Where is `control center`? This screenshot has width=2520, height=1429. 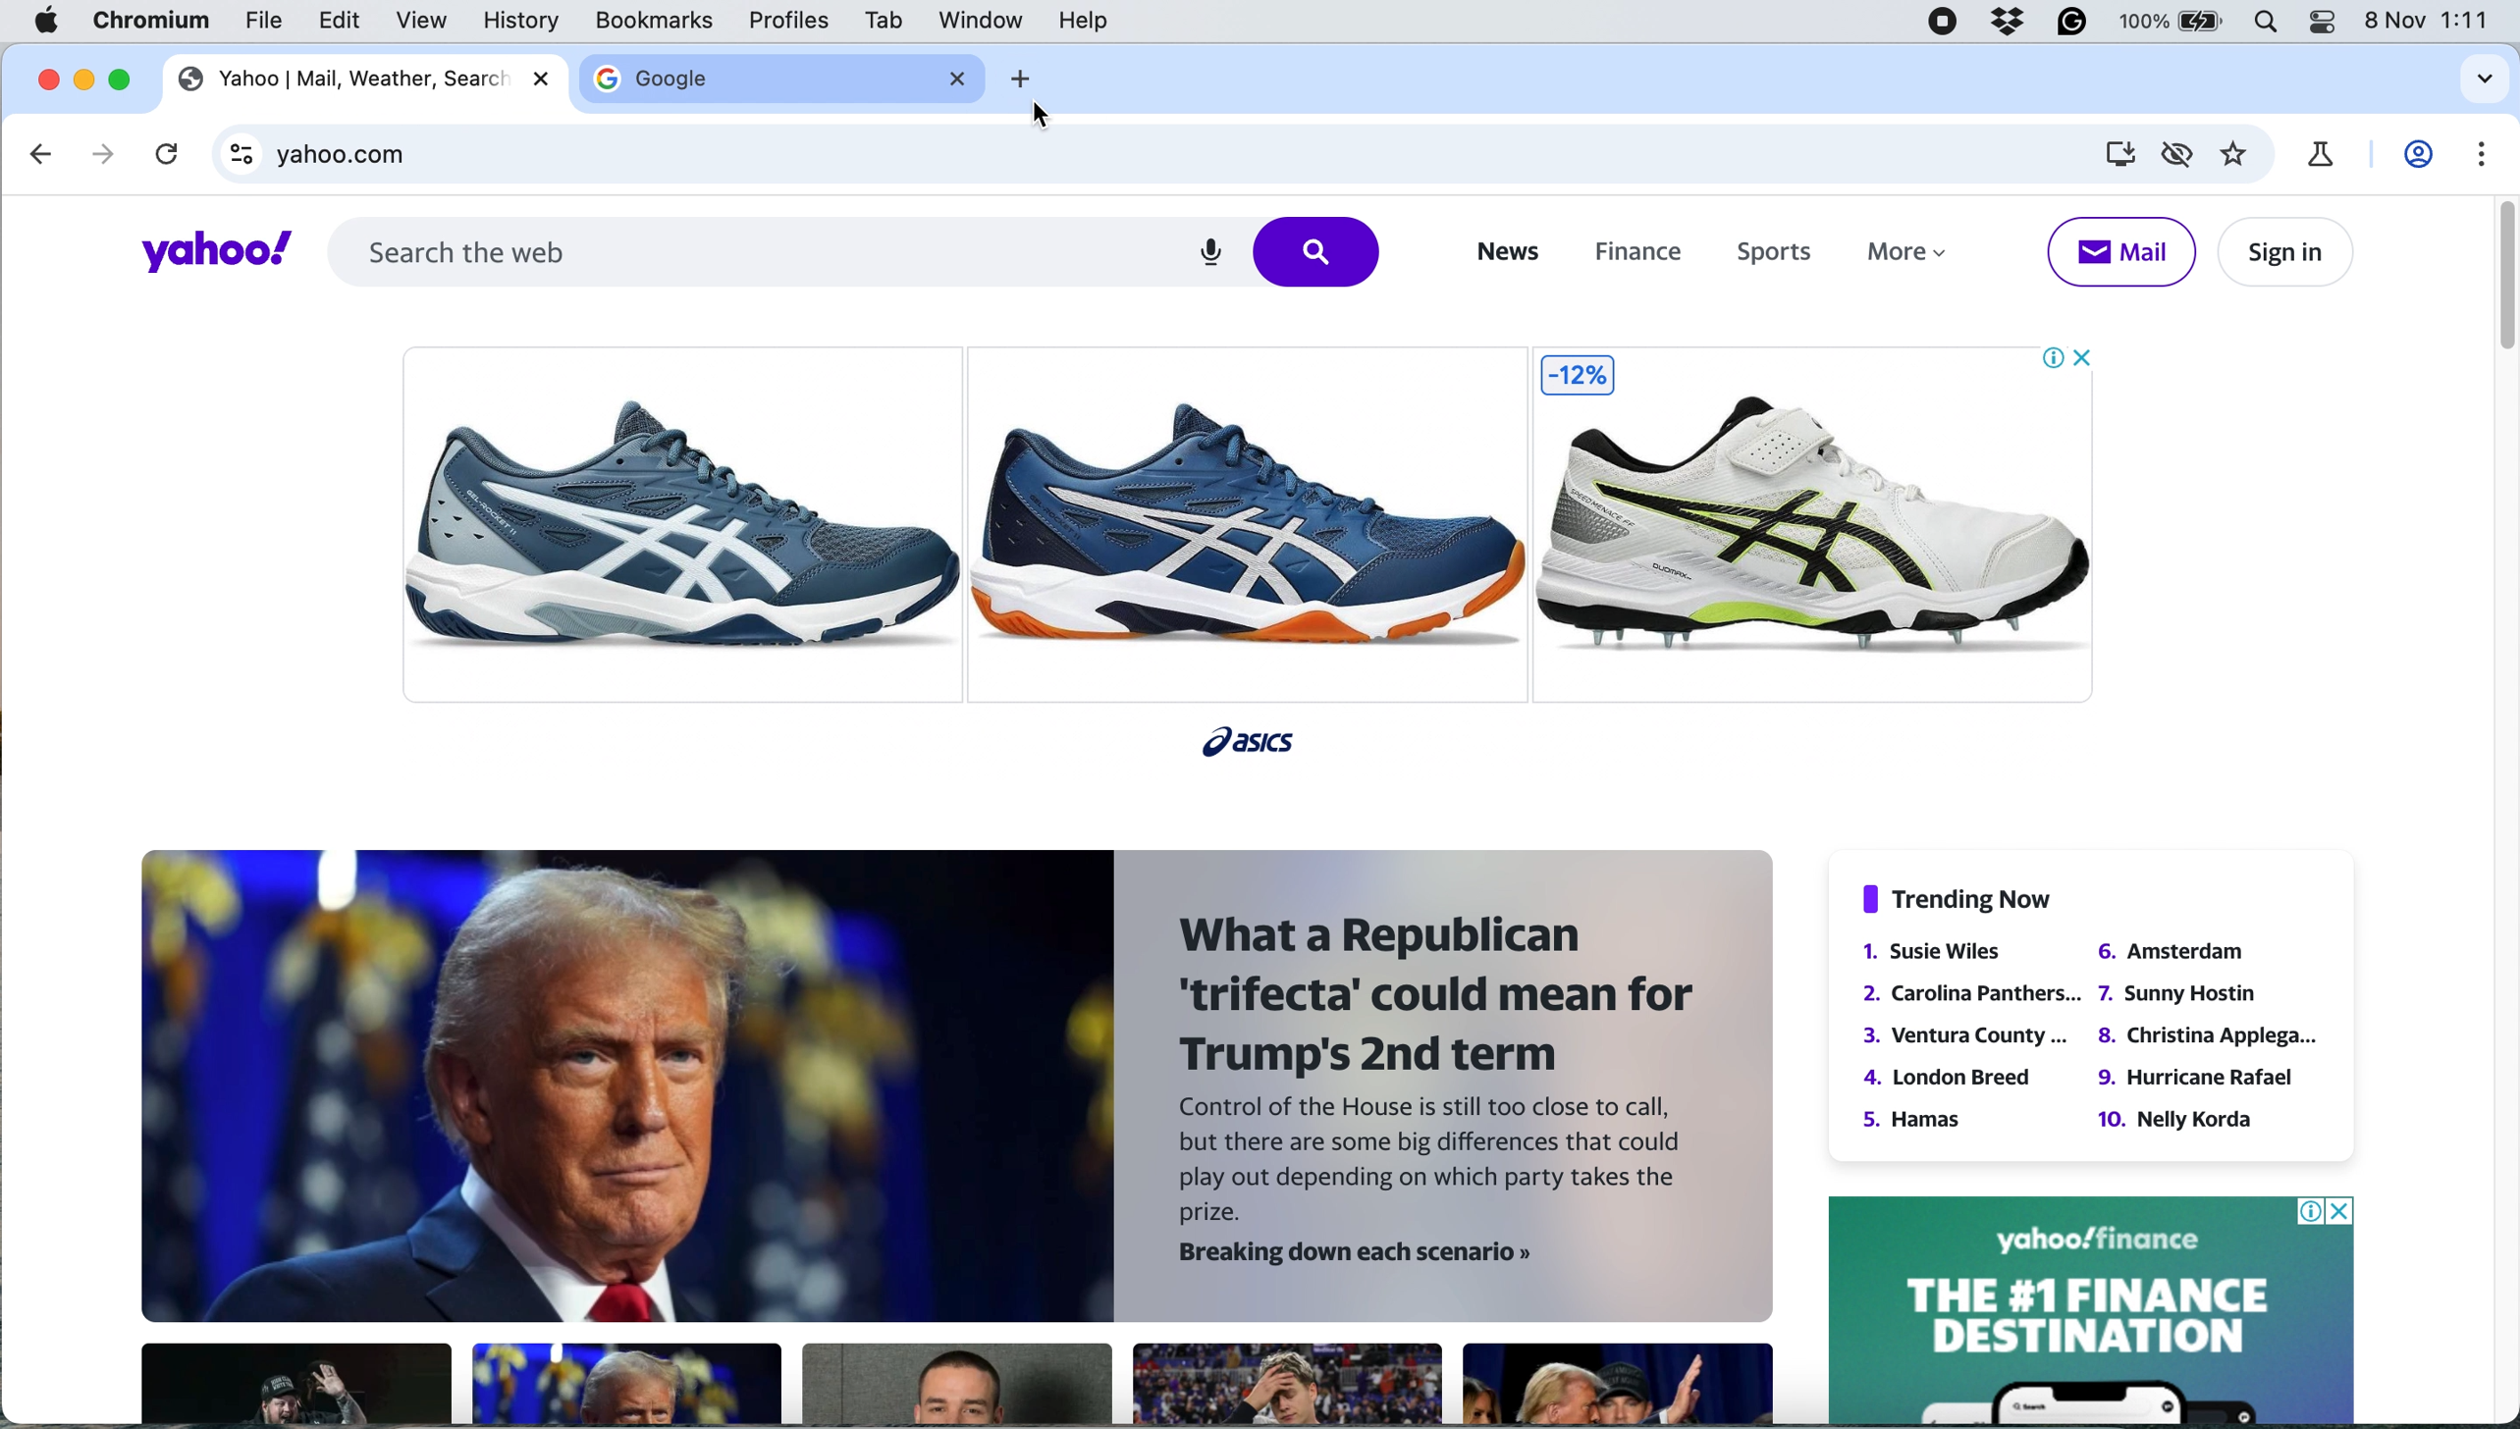 control center is located at coordinates (2321, 22).